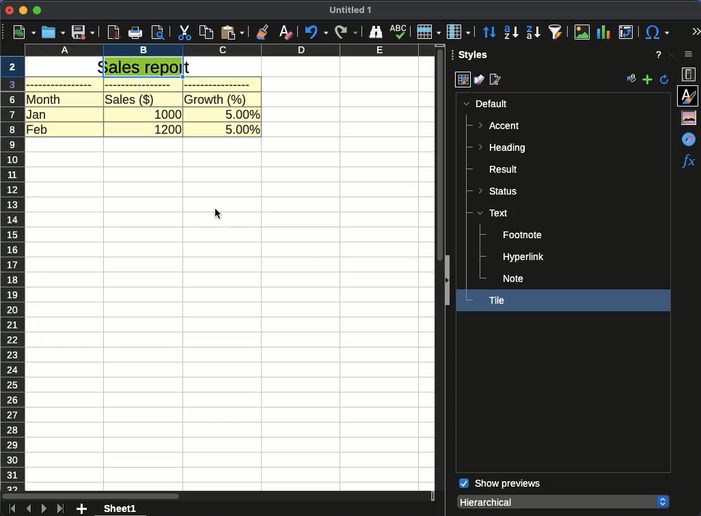 The width and height of the screenshot is (701, 516). Describe the element at coordinates (21, 33) in the screenshot. I see `new` at that location.